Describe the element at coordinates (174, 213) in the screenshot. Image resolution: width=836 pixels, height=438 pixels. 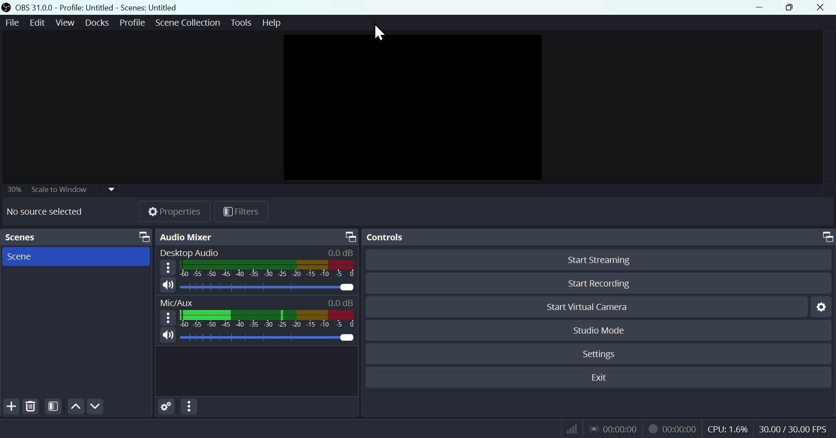
I see `Properties` at that location.